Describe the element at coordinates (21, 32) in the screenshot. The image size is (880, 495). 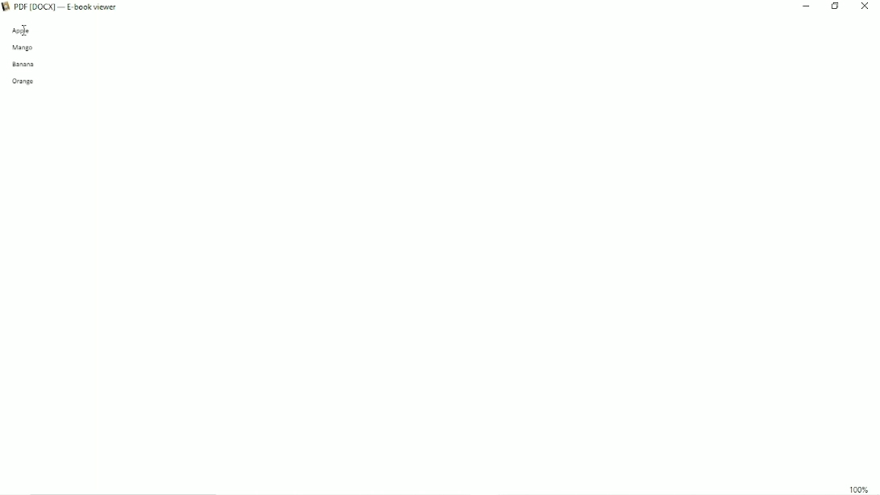
I see `apple` at that location.